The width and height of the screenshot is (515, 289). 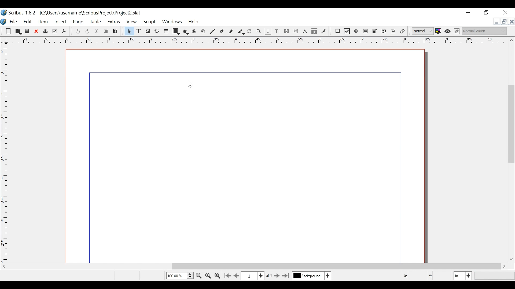 I want to click on Polygon, so click(x=186, y=32).